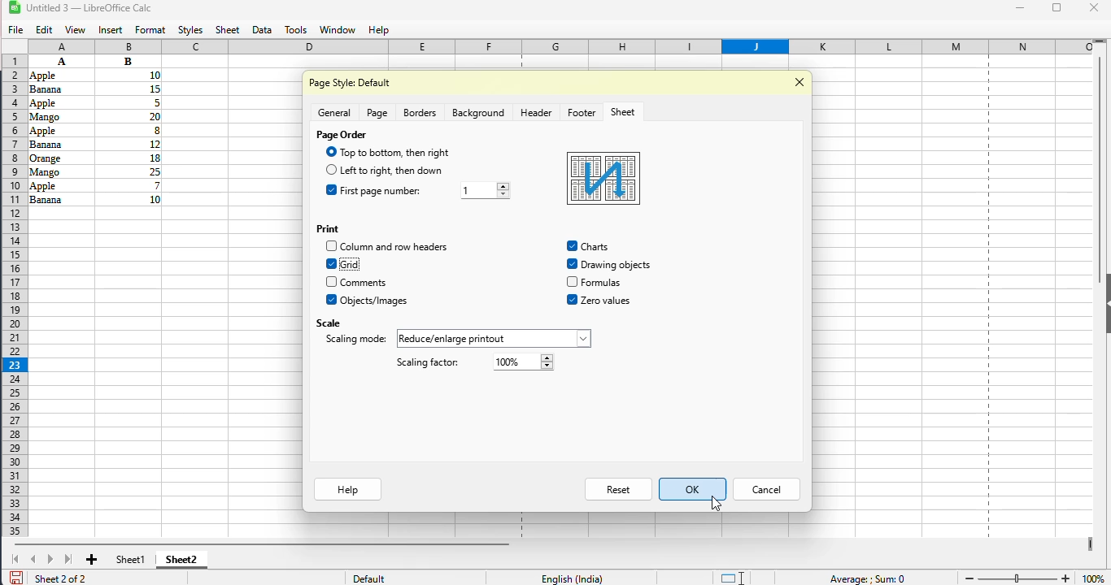  Describe the element at coordinates (573, 245) in the screenshot. I see `charts` at that location.